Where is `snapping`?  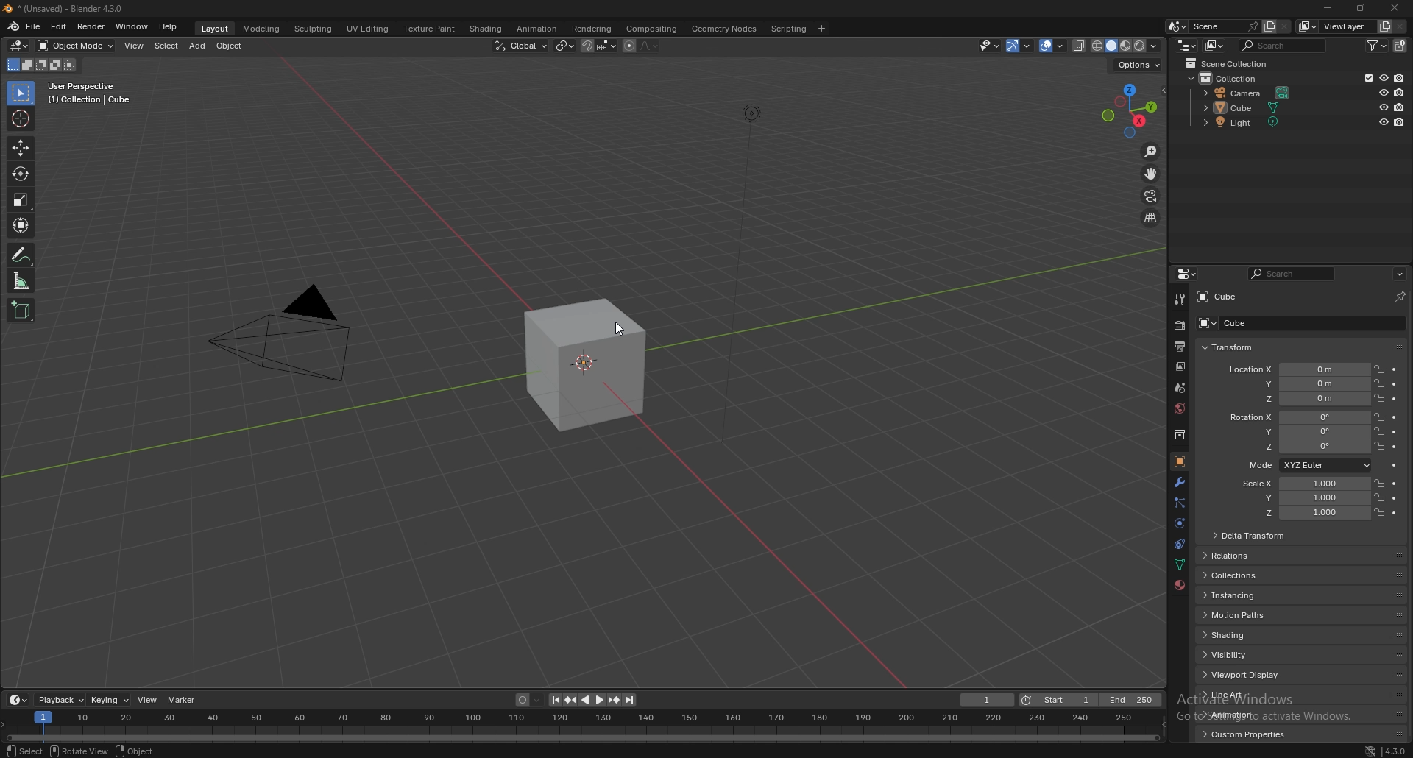
snapping is located at coordinates (599, 46).